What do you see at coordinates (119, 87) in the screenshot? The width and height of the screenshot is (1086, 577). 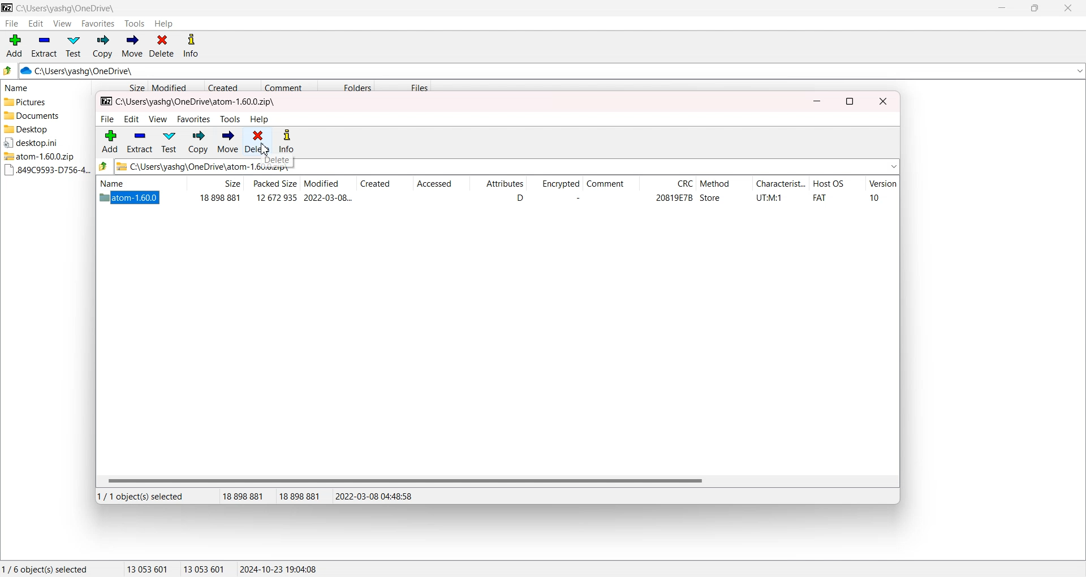 I see `Size` at bounding box center [119, 87].